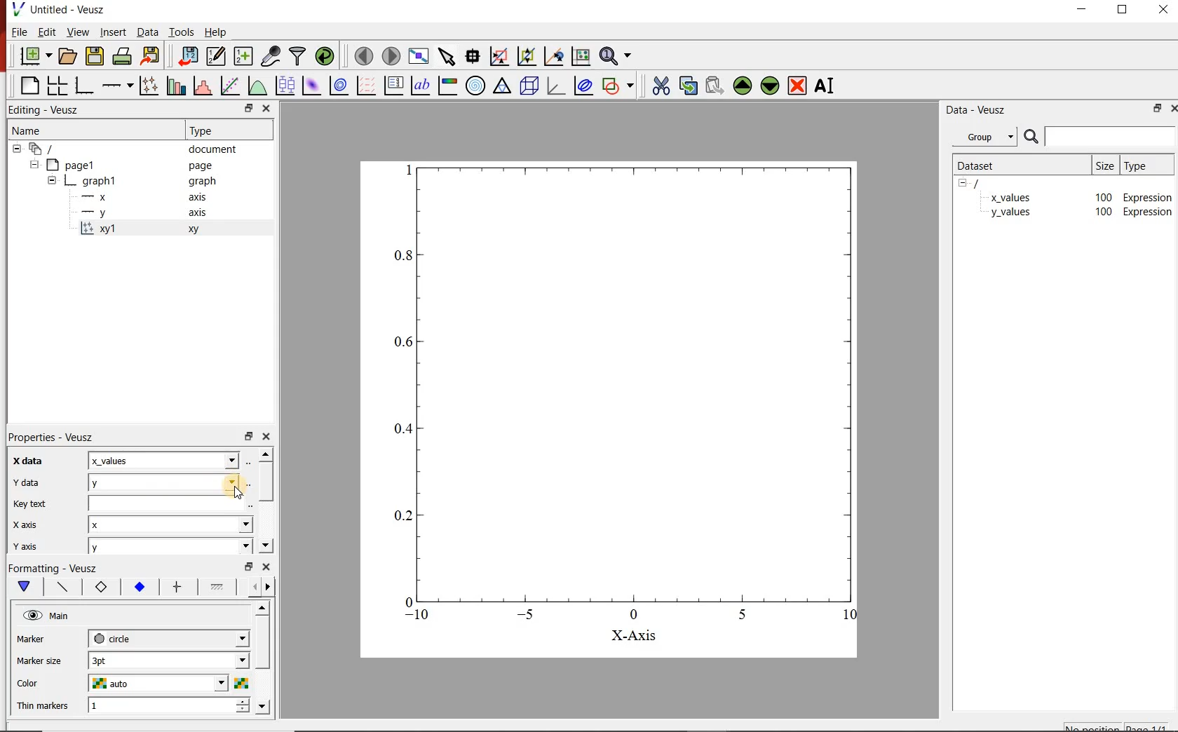  I want to click on —x, so click(97, 196).